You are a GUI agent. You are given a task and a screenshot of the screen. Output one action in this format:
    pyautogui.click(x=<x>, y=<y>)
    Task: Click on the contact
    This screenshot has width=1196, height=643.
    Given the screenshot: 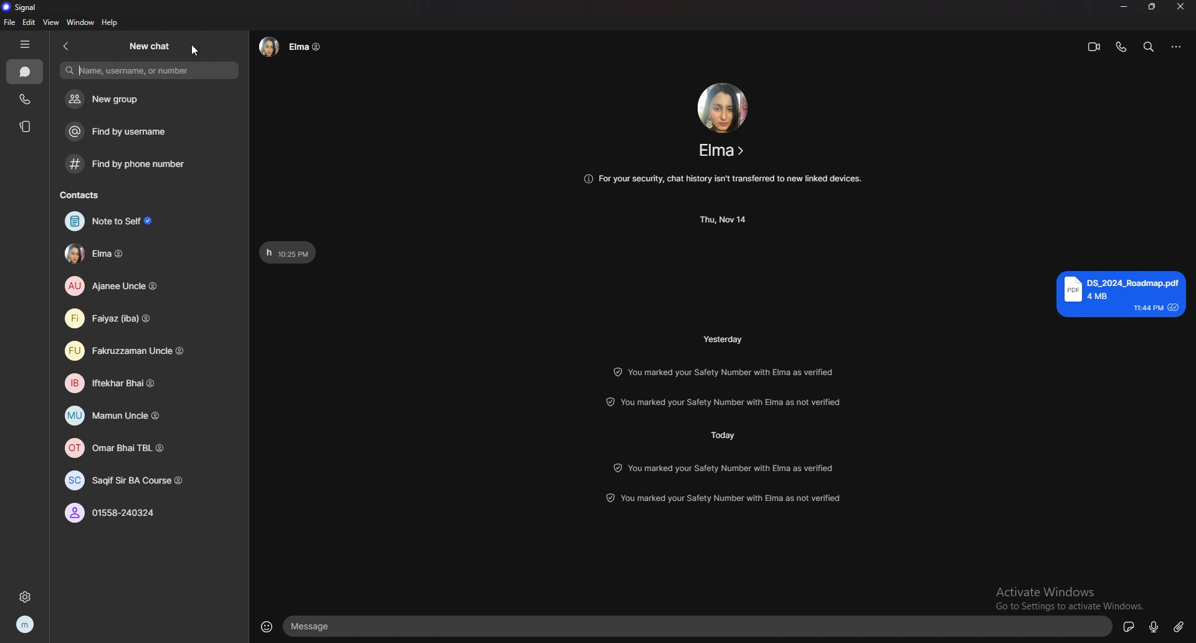 What is the action you would take?
    pyautogui.click(x=121, y=382)
    